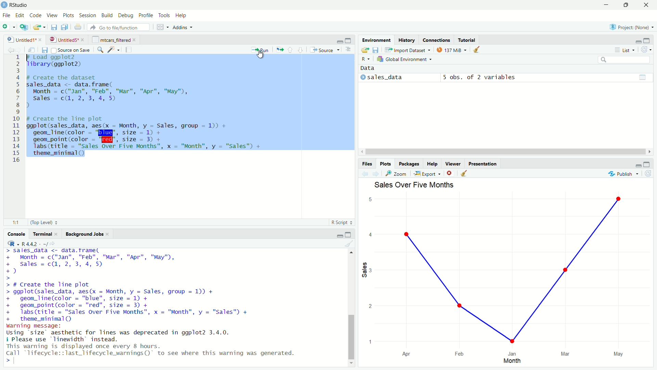 The image size is (657, 370). What do you see at coordinates (477, 49) in the screenshot?
I see `clear all plots` at bounding box center [477, 49].